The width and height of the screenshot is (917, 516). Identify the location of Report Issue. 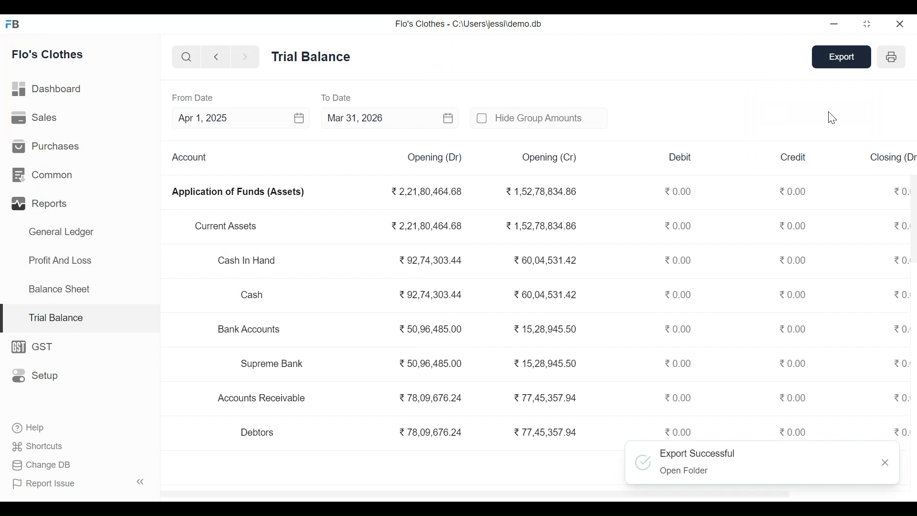
(78, 484).